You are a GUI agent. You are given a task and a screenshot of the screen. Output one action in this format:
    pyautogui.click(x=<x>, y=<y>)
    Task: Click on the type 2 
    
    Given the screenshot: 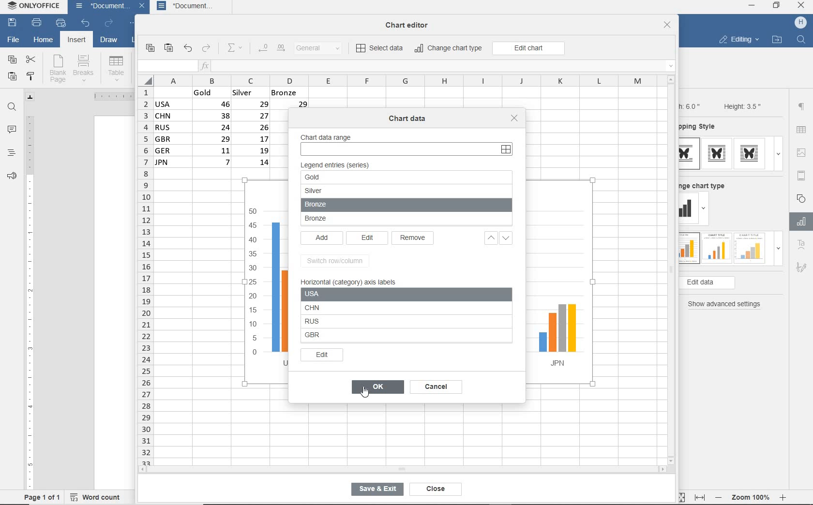 What is the action you would take?
    pyautogui.click(x=715, y=247)
    